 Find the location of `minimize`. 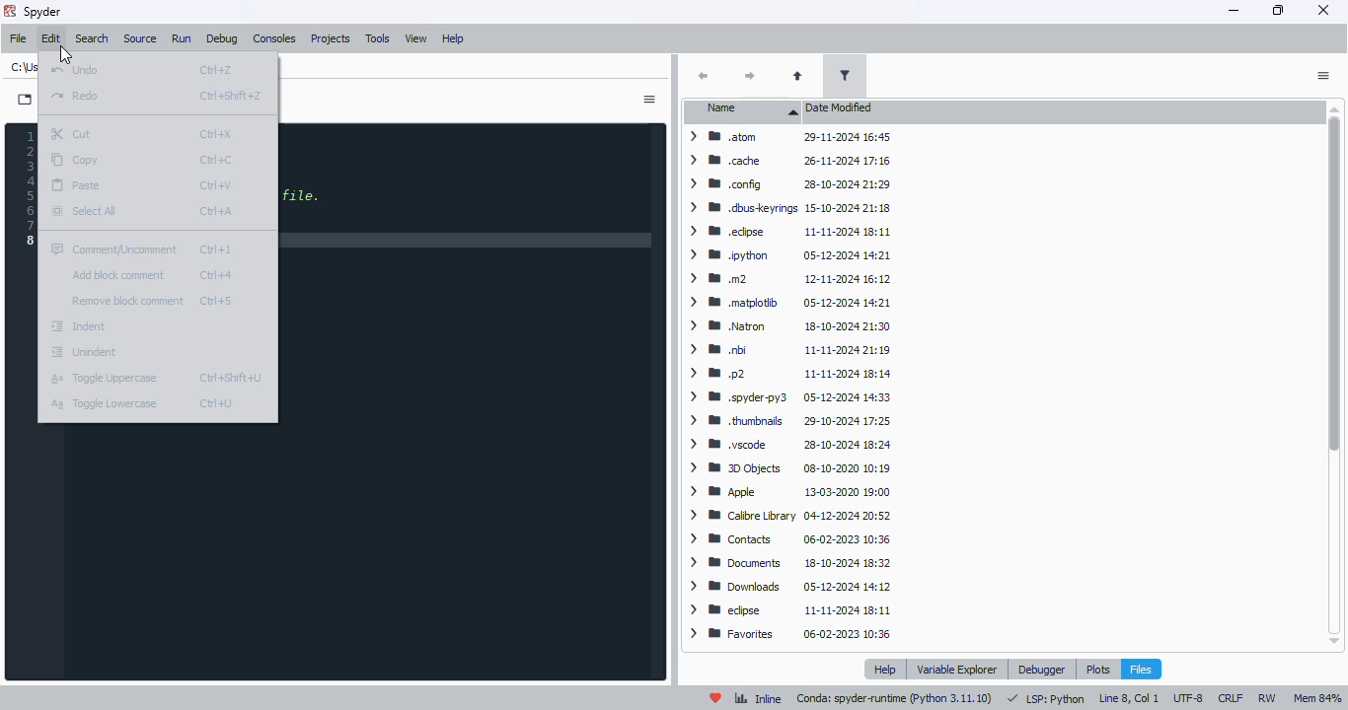

minimize is located at coordinates (1235, 9).